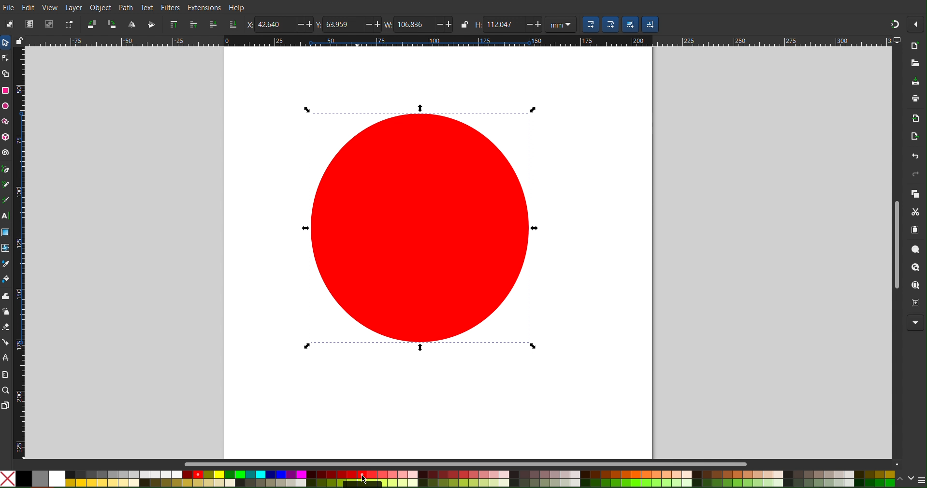  What do you see at coordinates (915, 304) in the screenshot?
I see `Zoom Center Page` at bounding box center [915, 304].